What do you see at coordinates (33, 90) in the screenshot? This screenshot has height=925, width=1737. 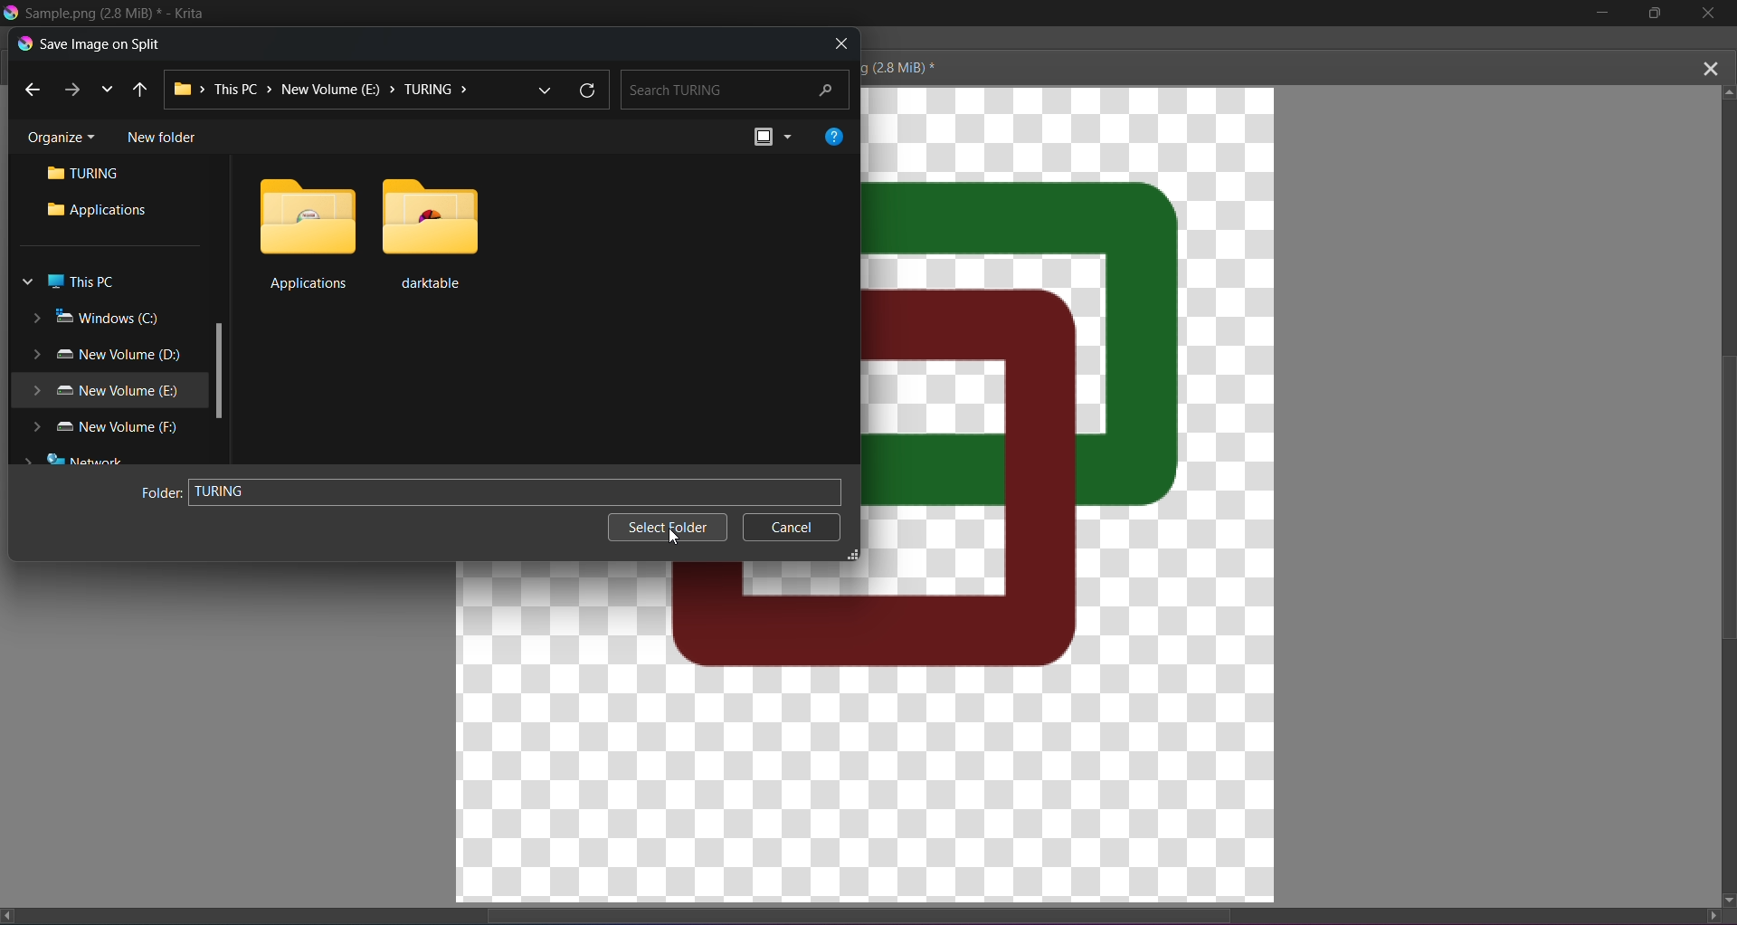 I see `Previous` at bounding box center [33, 90].